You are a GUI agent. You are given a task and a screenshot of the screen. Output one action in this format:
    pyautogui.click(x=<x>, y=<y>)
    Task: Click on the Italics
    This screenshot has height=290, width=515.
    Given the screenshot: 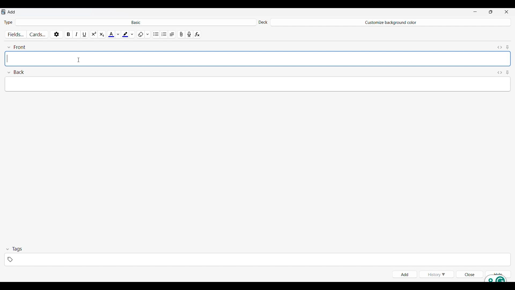 What is the action you would take?
    pyautogui.click(x=77, y=34)
    